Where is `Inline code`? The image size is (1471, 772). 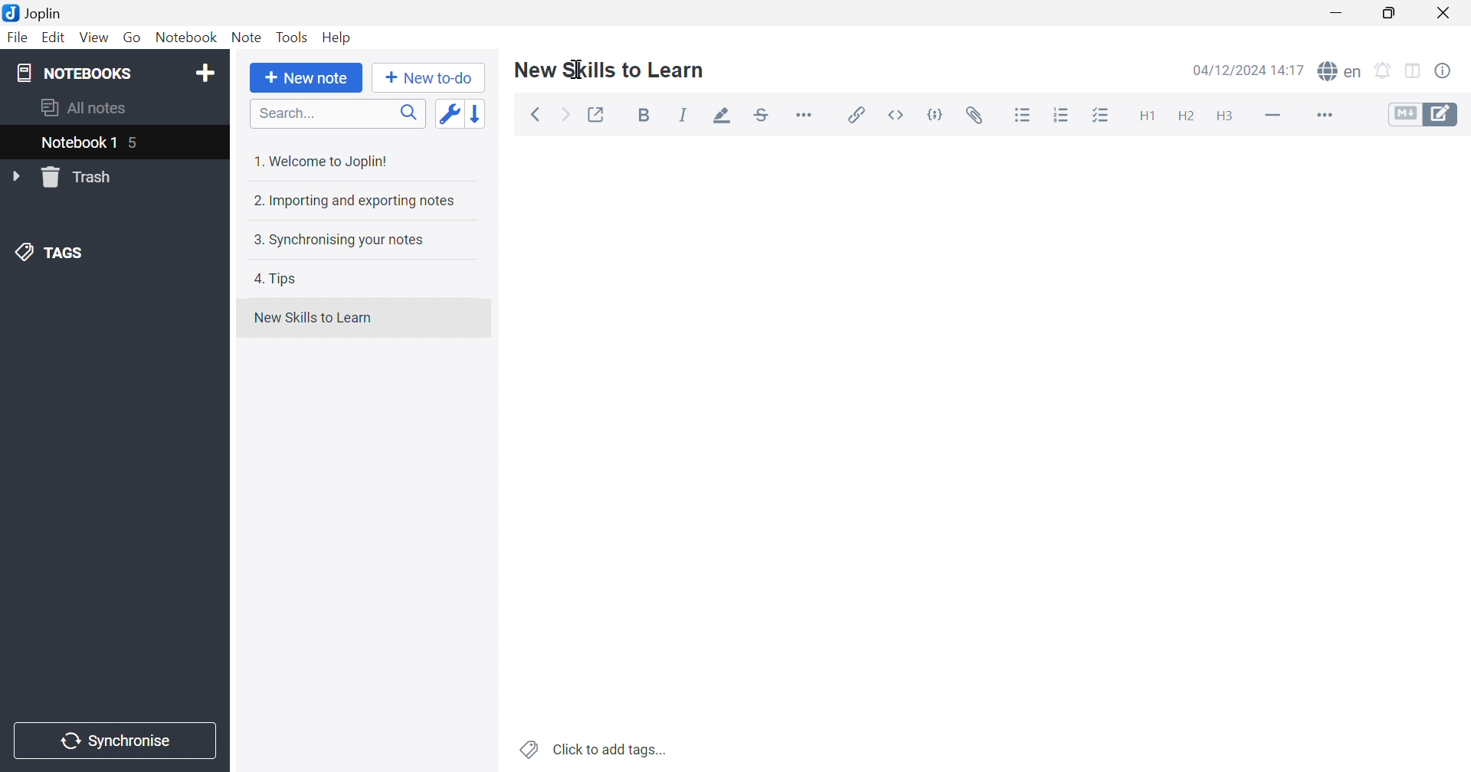
Inline code is located at coordinates (899, 115).